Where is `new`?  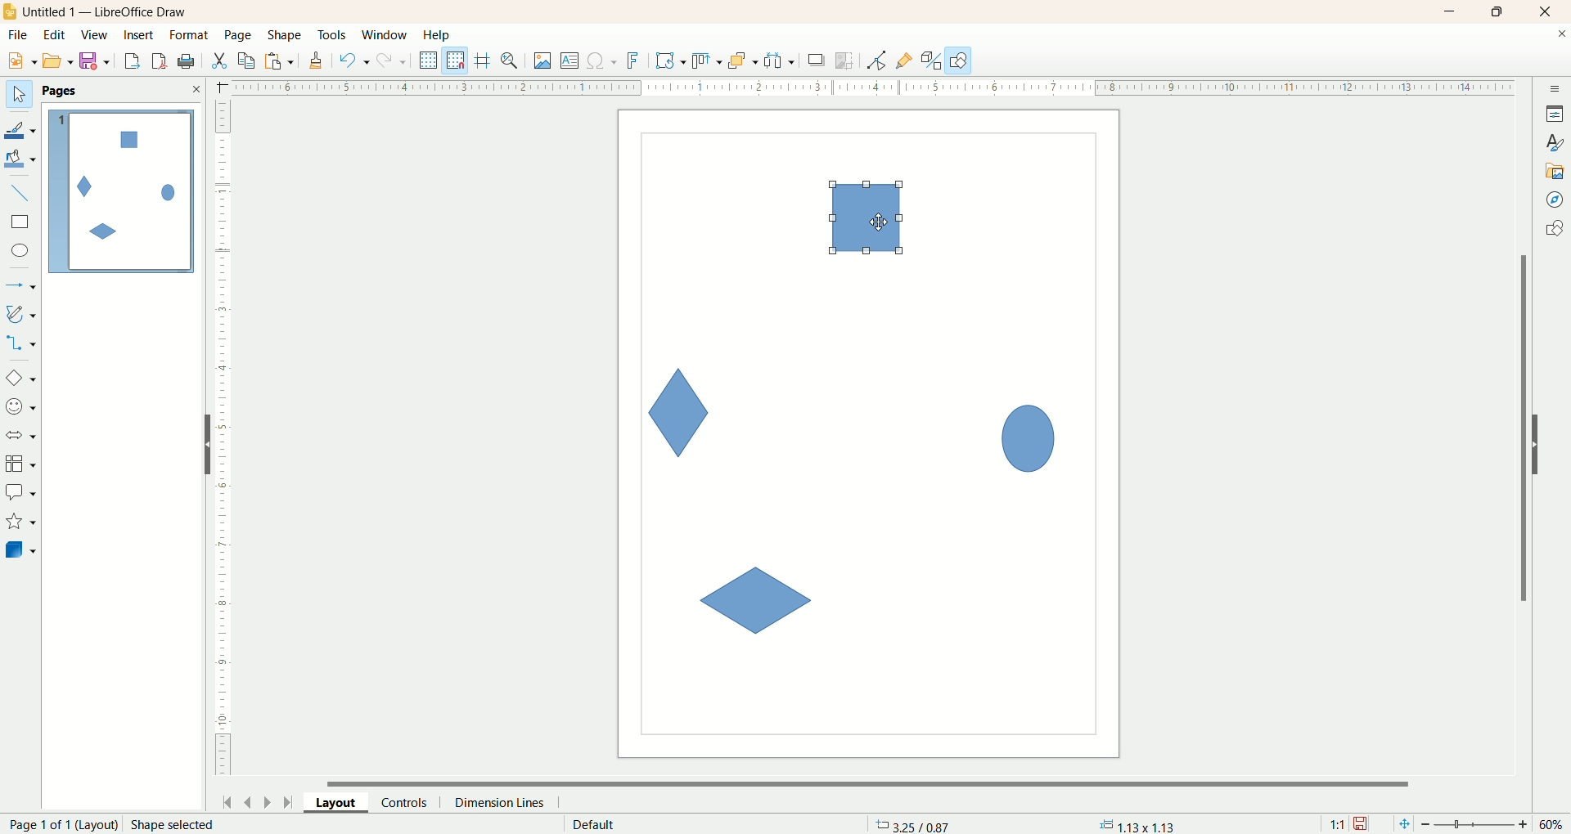 new is located at coordinates (19, 61).